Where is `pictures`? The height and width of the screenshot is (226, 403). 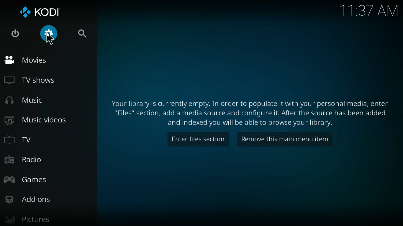
pictures is located at coordinates (35, 220).